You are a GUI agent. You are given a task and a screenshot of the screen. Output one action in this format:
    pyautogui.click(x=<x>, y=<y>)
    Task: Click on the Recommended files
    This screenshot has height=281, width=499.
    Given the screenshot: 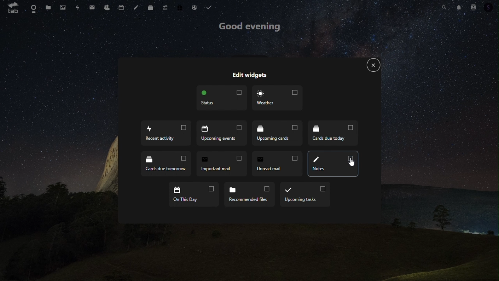 What is the action you would take?
    pyautogui.click(x=248, y=194)
    